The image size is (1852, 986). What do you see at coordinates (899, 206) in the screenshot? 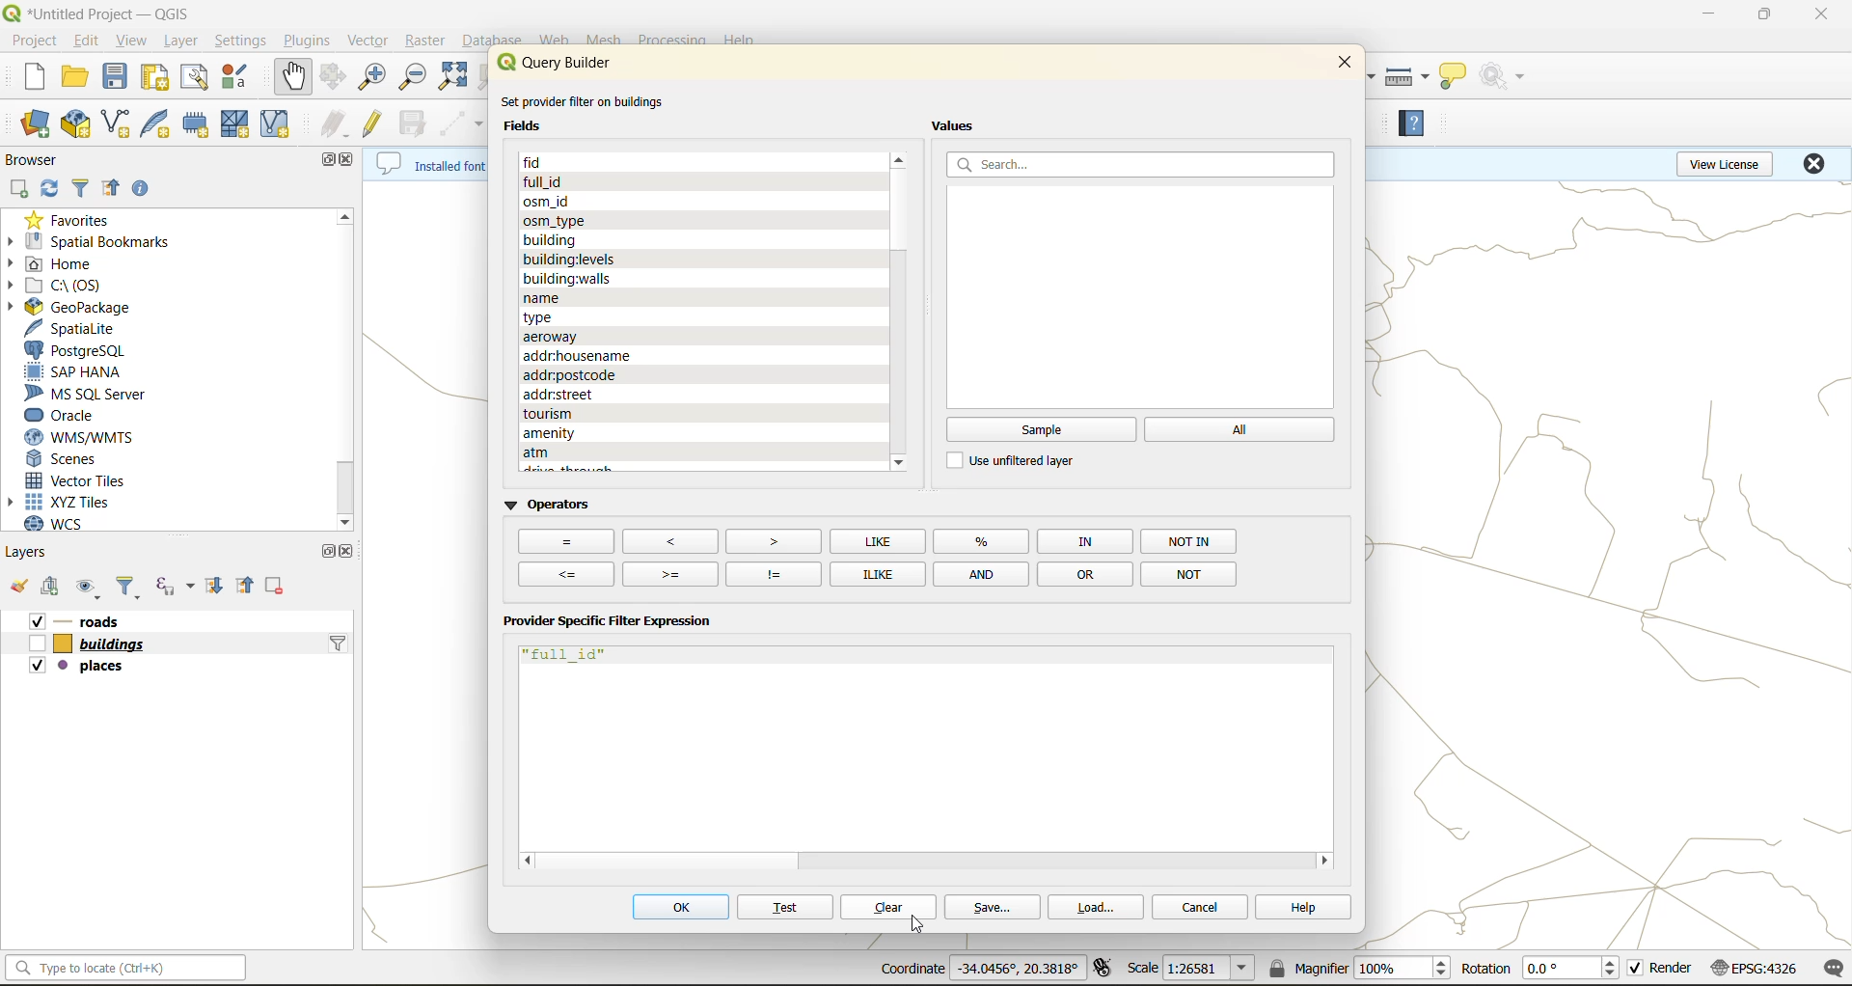
I see `scroll bar` at bounding box center [899, 206].